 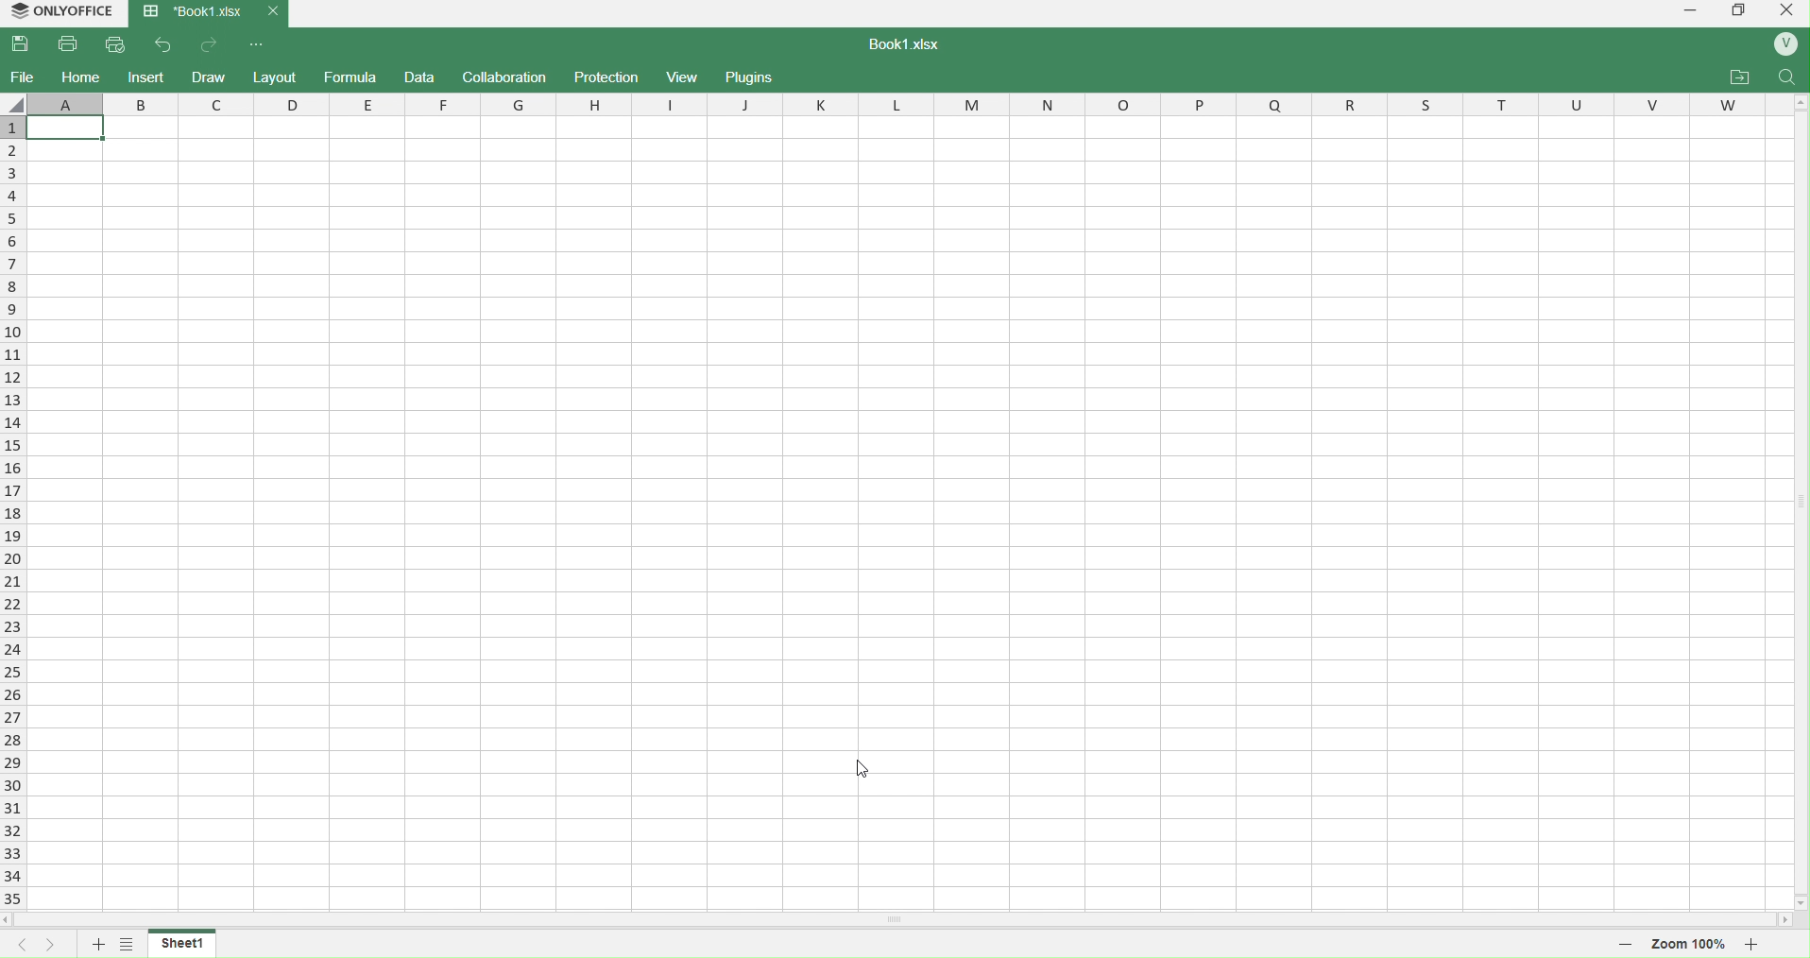 I want to click on column, so click(x=909, y=103).